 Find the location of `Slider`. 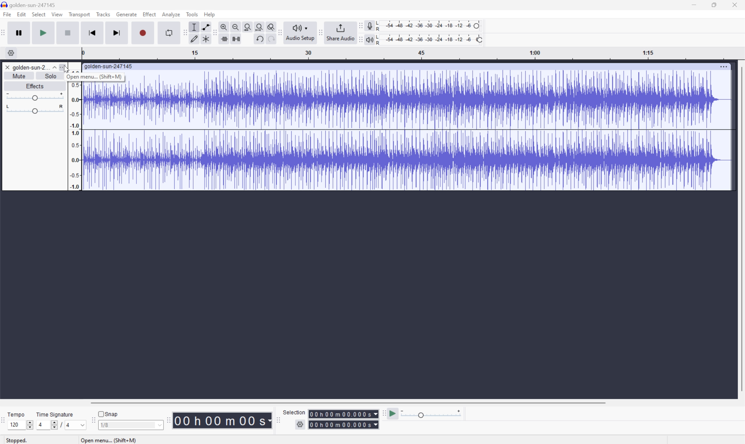

Slider is located at coordinates (28, 423).